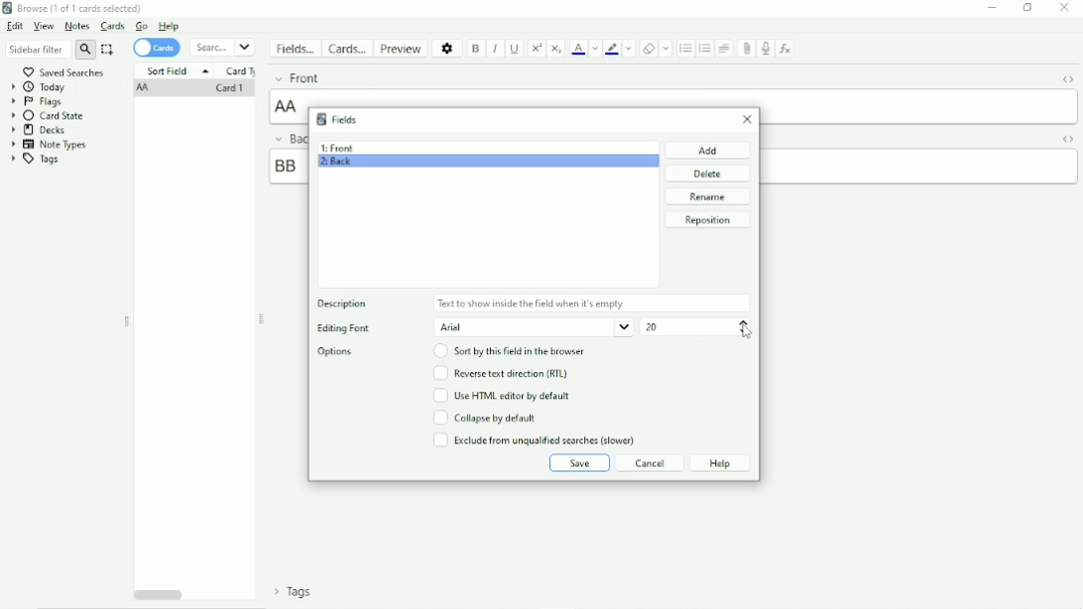  What do you see at coordinates (685, 49) in the screenshot?
I see `Unordered list` at bounding box center [685, 49].